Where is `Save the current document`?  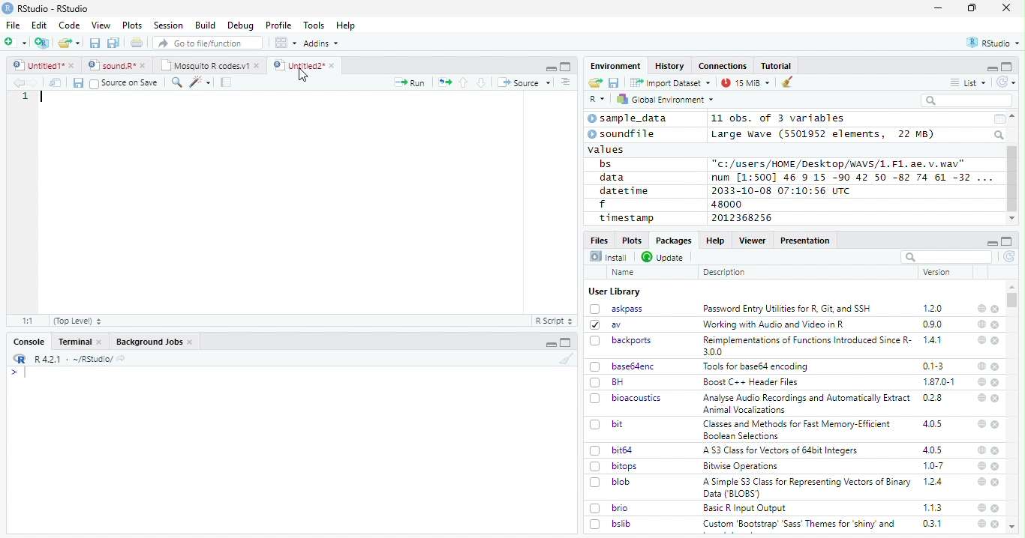 Save the current document is located at coordinates (95, 43).